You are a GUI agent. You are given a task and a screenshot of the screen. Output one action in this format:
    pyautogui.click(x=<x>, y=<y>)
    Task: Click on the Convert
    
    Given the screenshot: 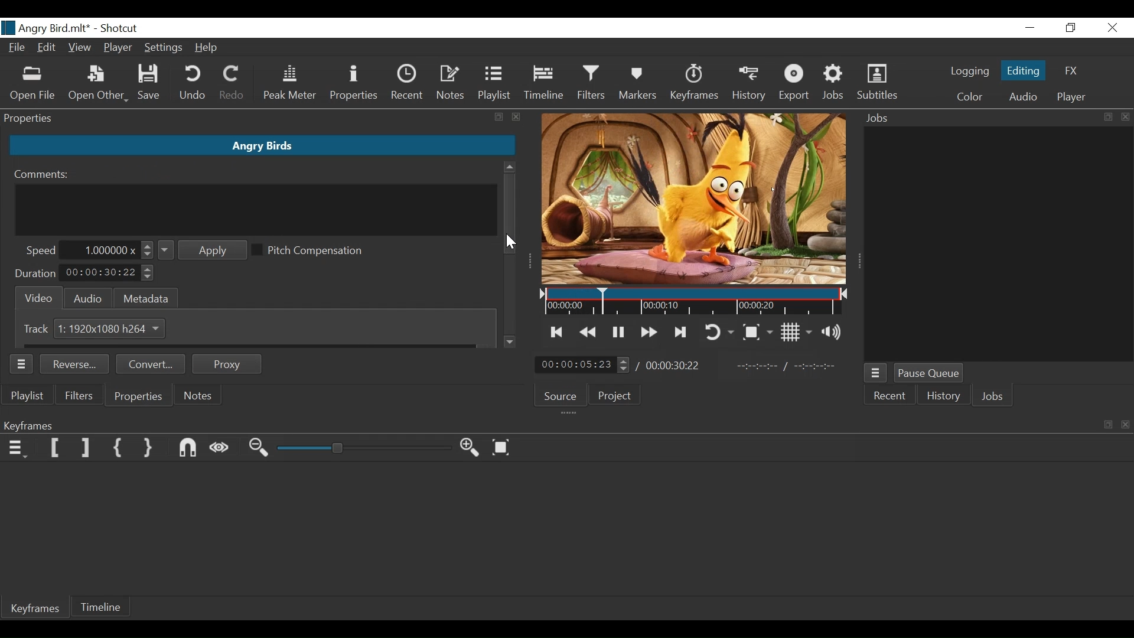 What is the action you would take?
    pyautogui.click(x=149, y=364)
    